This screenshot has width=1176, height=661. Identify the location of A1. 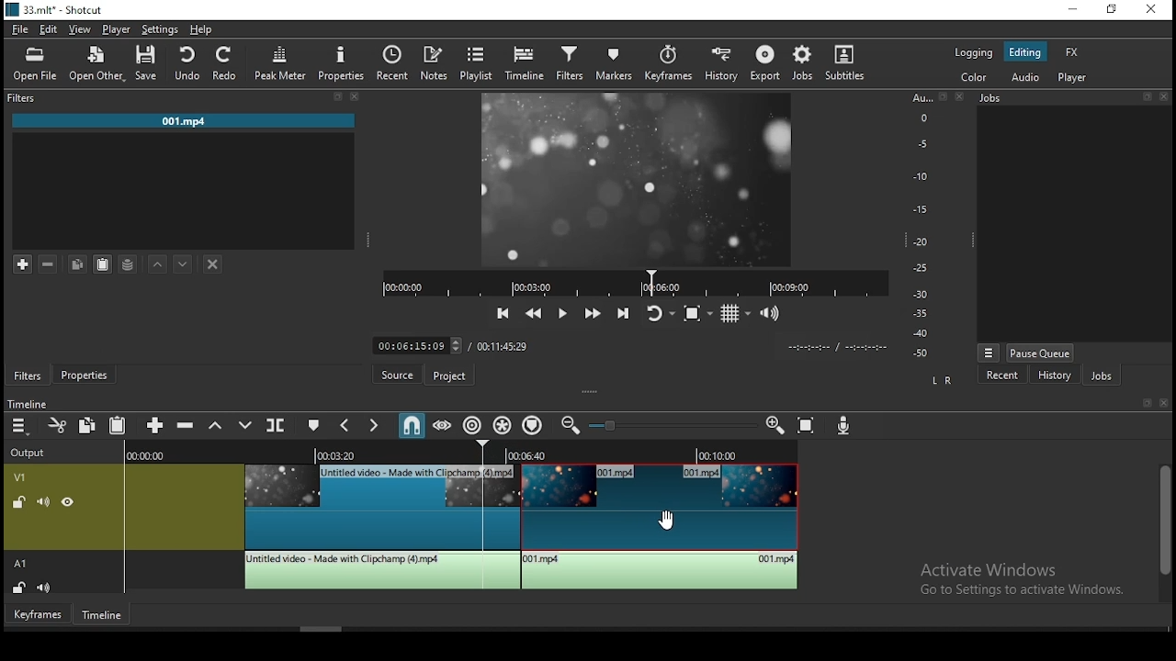
(24, 564).